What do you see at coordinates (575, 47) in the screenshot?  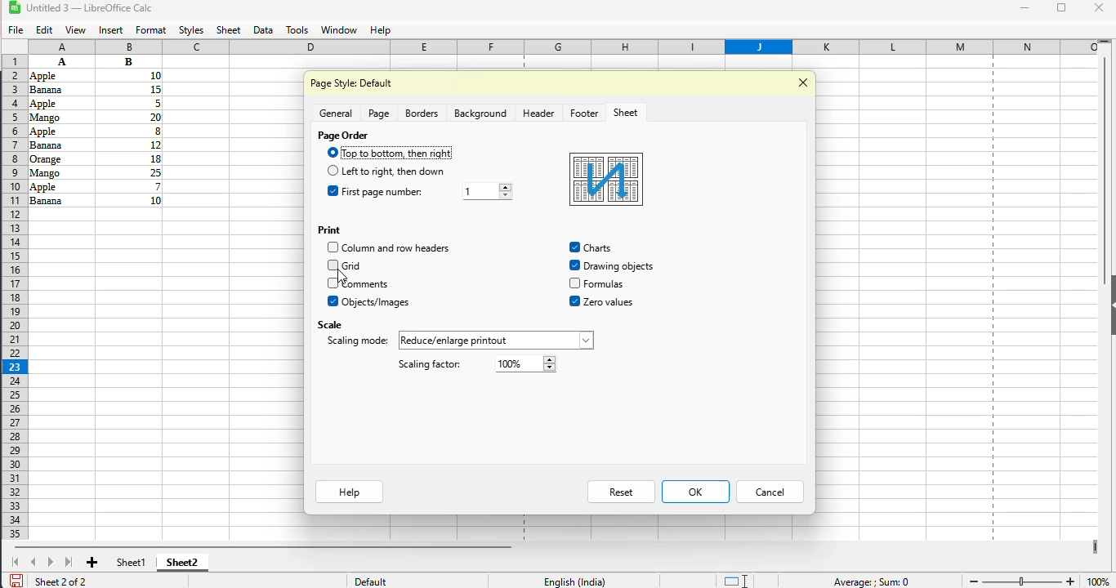 I see `columns` at bounding box center [575, 47].